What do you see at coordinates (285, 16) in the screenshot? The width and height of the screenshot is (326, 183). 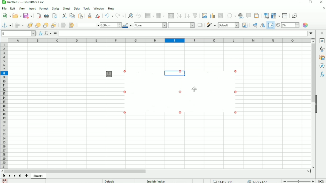 I see `Split window` at bounding box center [285, 16].